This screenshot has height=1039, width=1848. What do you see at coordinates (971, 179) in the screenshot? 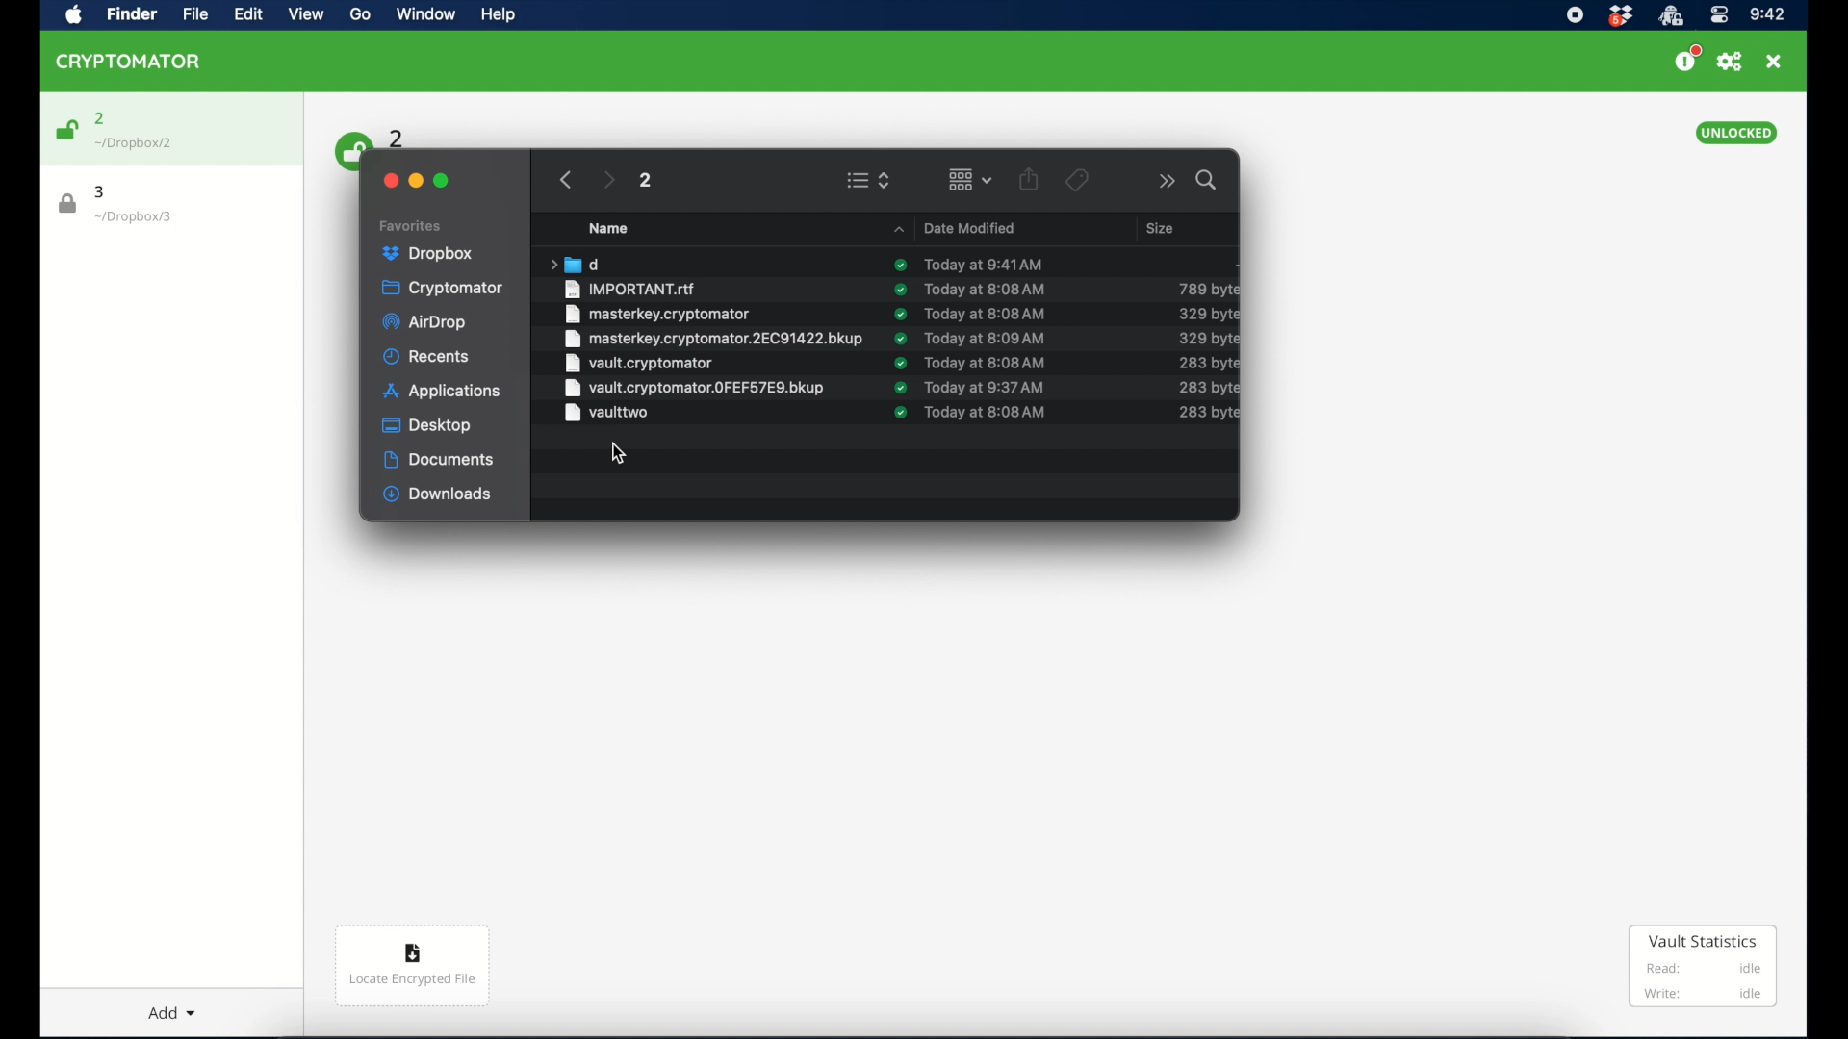
I see `change item grouping` at bounding box center [971, 179].